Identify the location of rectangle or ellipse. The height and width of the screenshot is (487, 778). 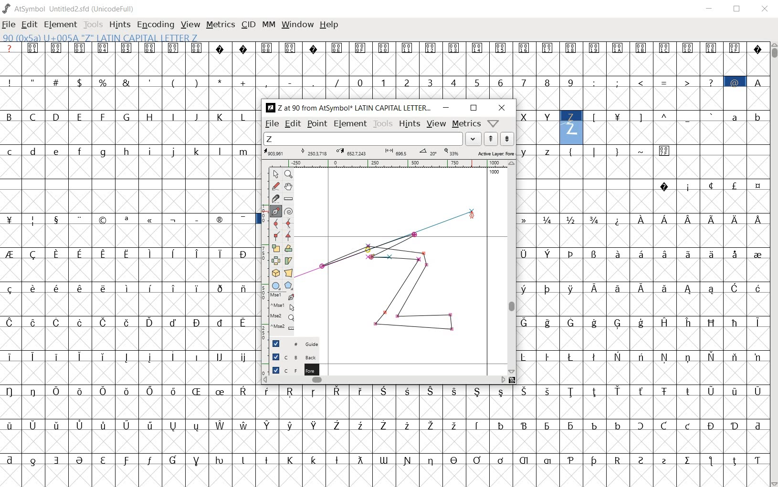
(276, 285).